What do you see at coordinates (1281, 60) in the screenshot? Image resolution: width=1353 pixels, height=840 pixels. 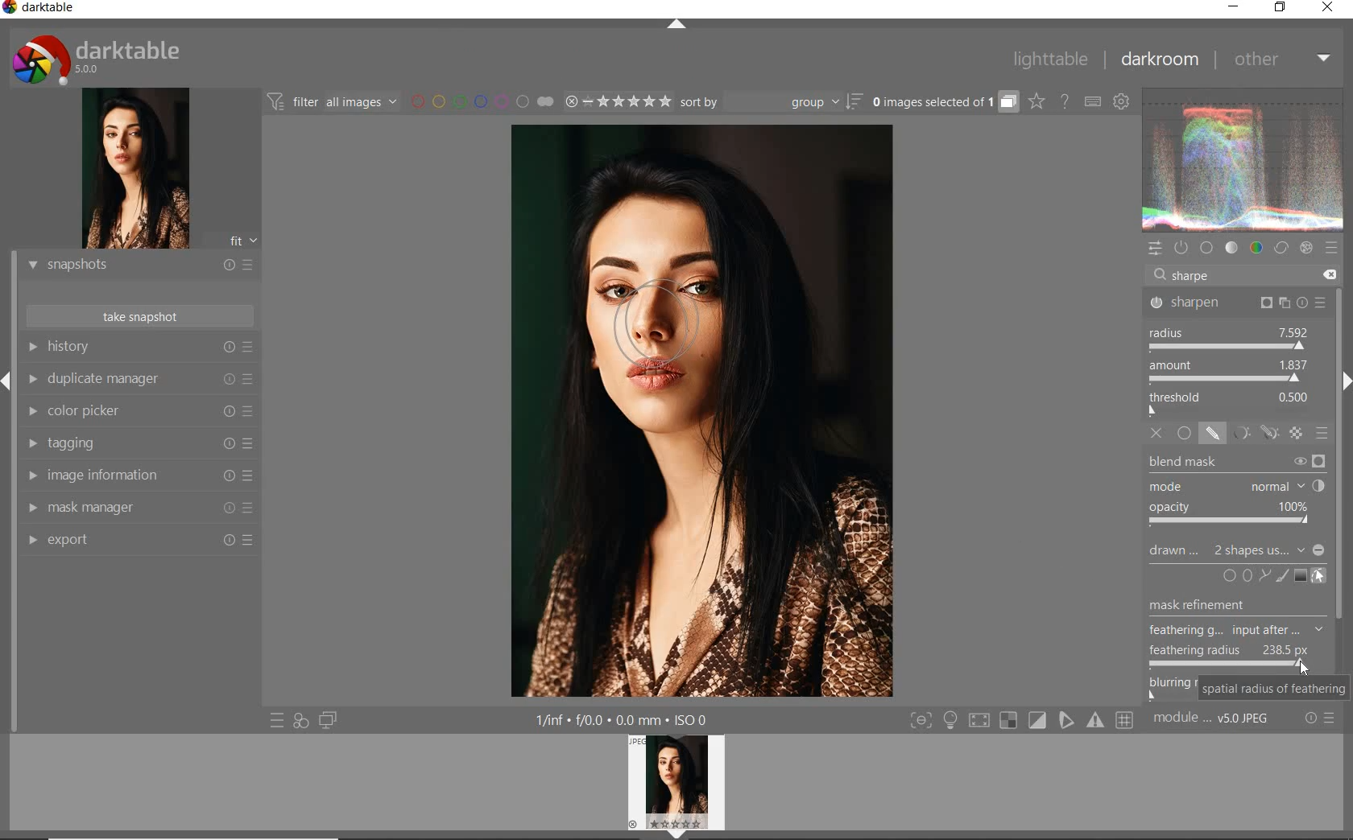 I see `OTHER` at bounding box center [1281, 60].